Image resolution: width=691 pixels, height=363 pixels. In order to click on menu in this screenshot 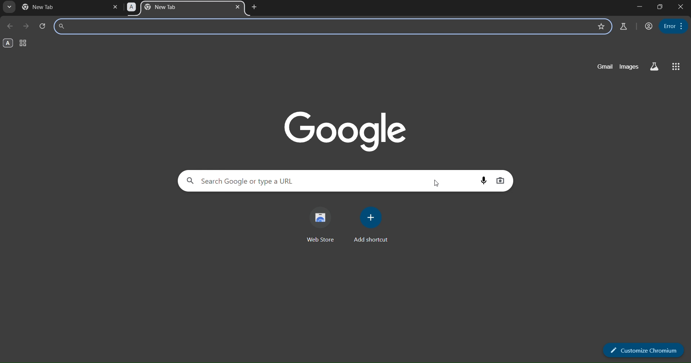, I will do `click(672, 26)`.